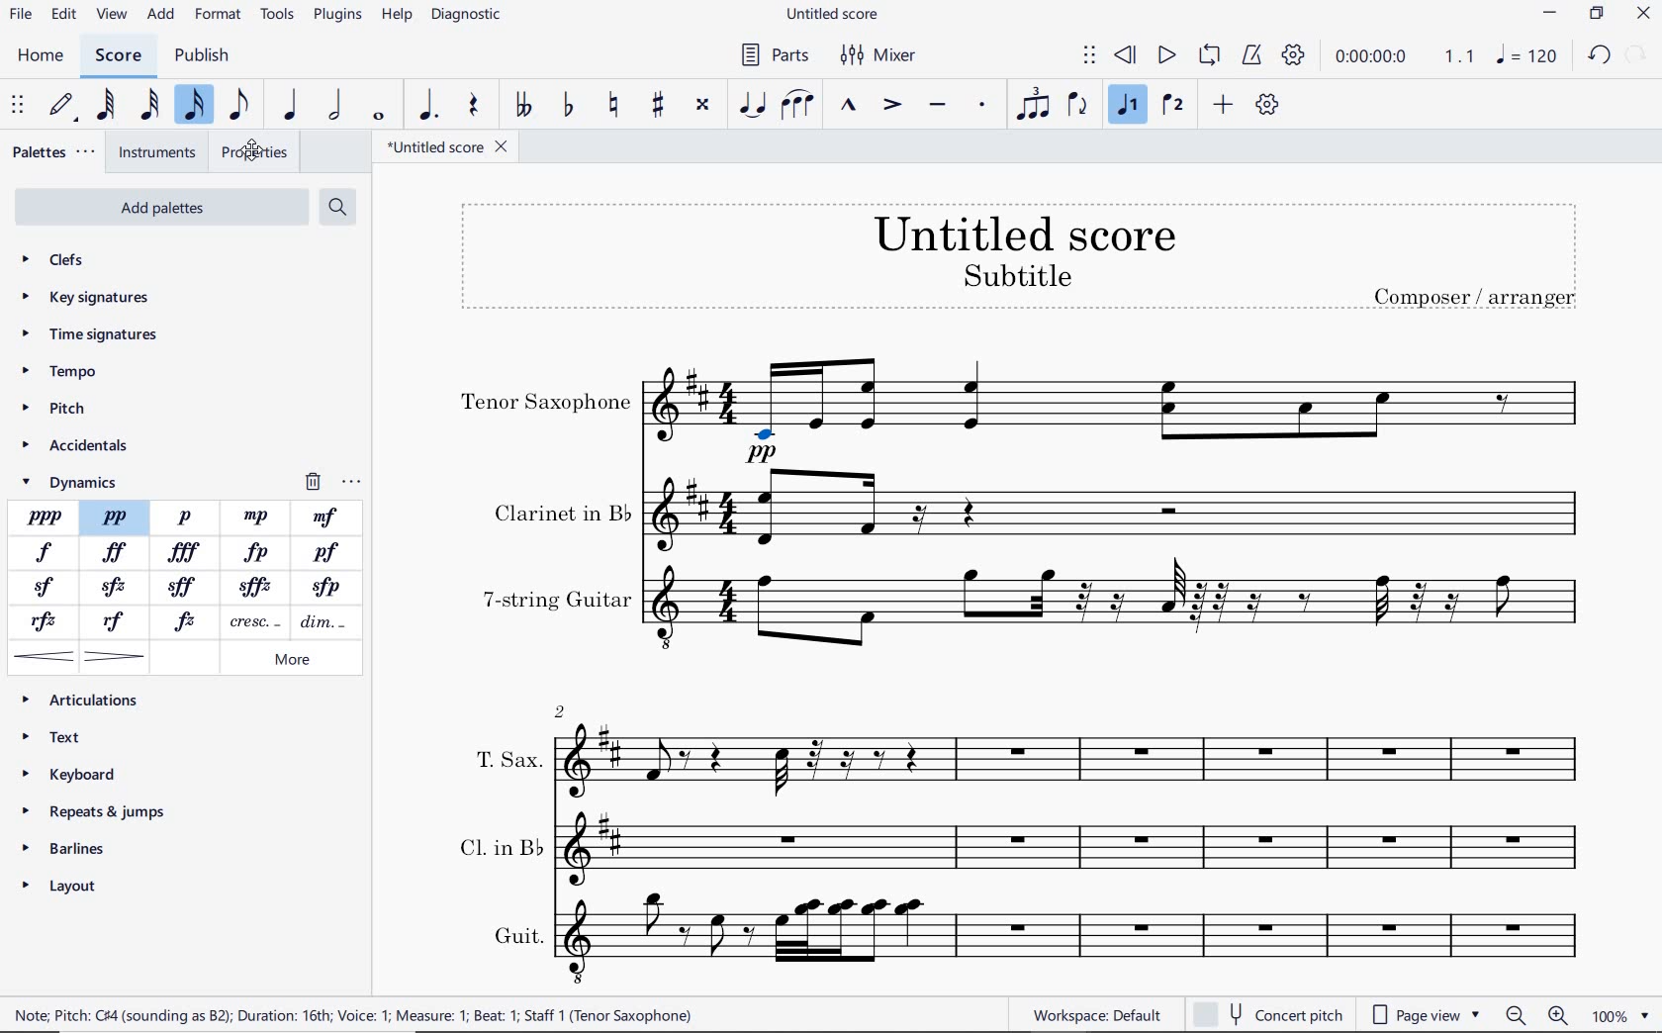 The width and height of the screenshot is (1662, 1033). I want to click on WORKSPACE: DEFAULT, so click(1096, 1015).